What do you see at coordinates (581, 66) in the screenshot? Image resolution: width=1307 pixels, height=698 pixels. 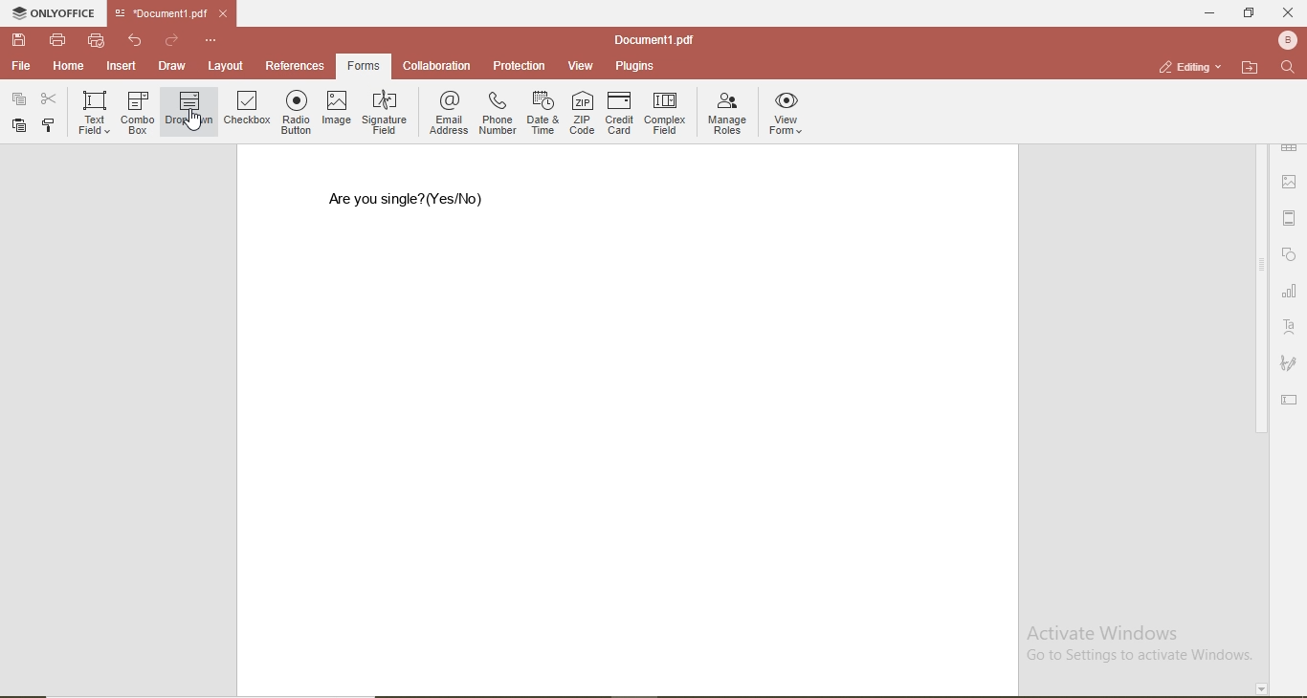 I see `view` at bounding box center [581, 66].